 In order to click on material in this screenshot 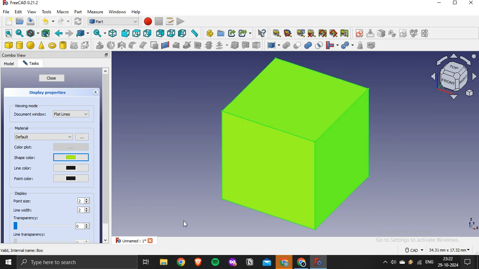, I will do `click(23, 128)`.